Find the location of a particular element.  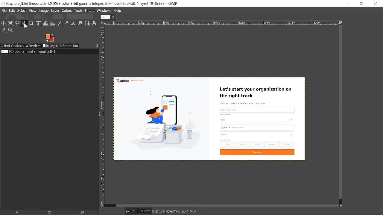

Close current tab is located at coordinates (115, 17).